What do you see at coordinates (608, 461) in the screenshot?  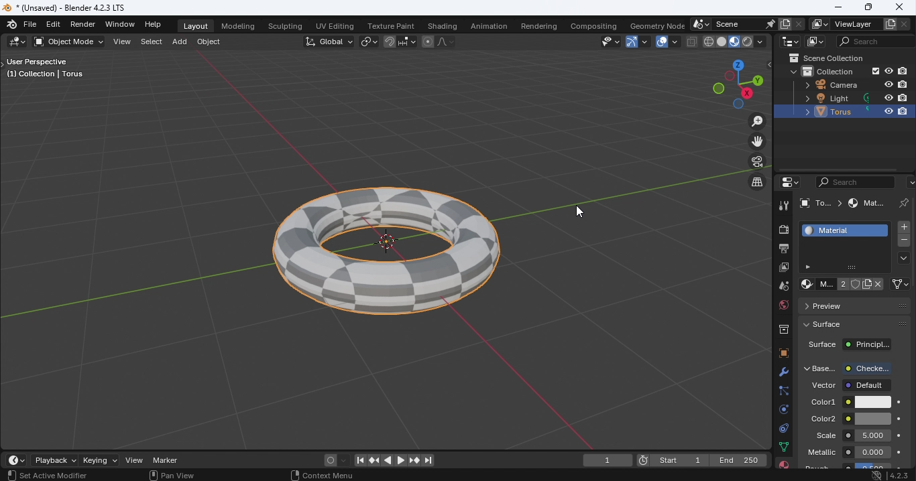 I see `current frame` at bounding box center [608, 461].